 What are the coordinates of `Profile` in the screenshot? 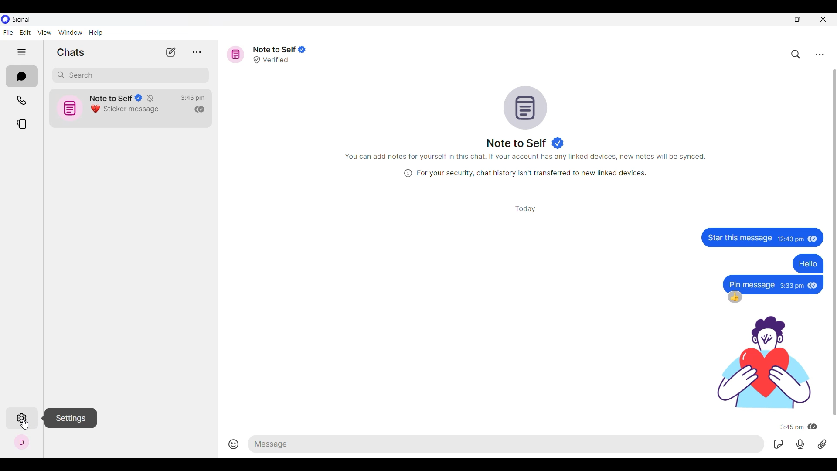 It's located at (21, 442).